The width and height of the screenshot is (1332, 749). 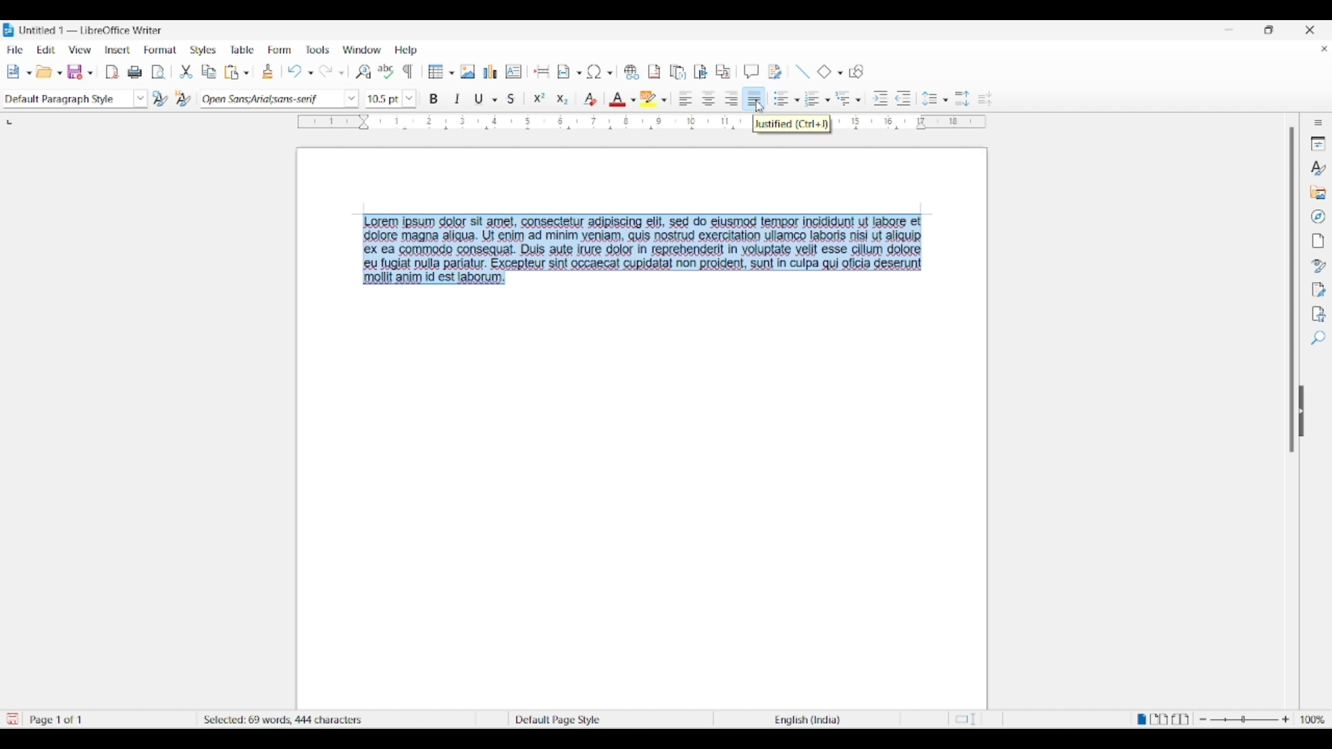 I want to click on Selected basic shape, so click(x=824, y=71).